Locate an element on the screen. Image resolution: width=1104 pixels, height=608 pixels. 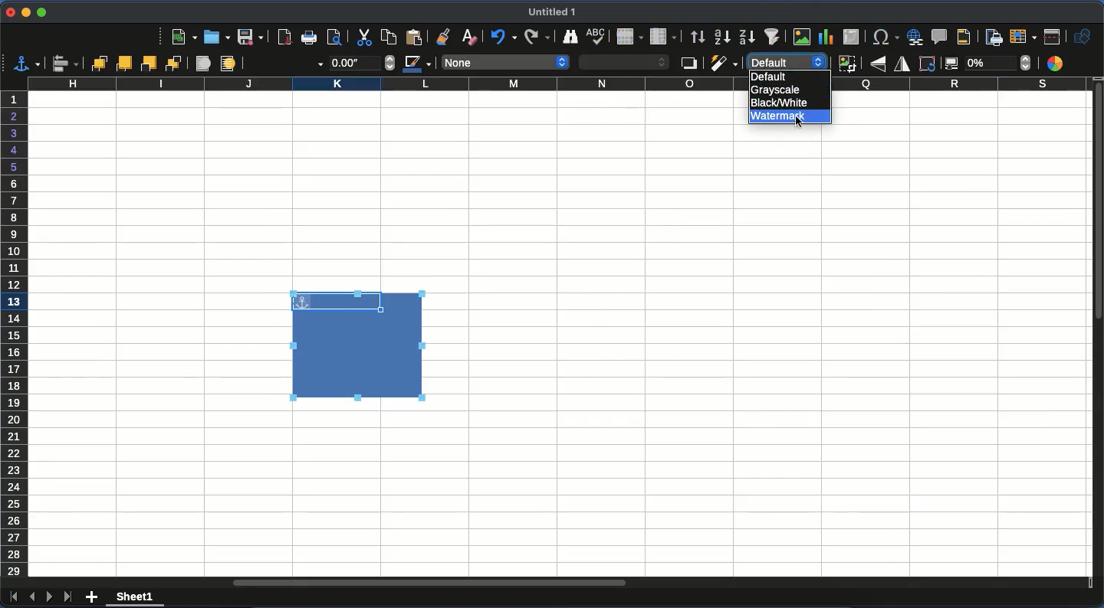
filter is located at coordinates (724, 63).